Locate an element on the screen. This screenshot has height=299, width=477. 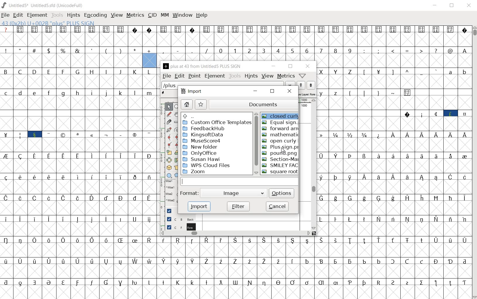
perform a perspective transformation on the selection is located at coordinates (177, 167).